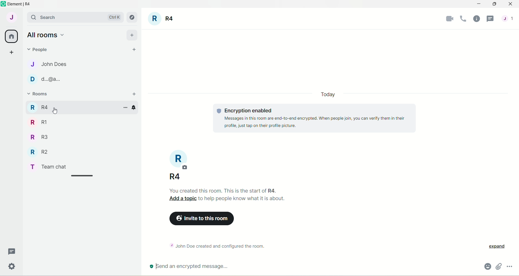 This screenshot has width=519, height=276. Describe the element at coordinates (132, 17) in the screenshot. I see `explore rooms` at that location.